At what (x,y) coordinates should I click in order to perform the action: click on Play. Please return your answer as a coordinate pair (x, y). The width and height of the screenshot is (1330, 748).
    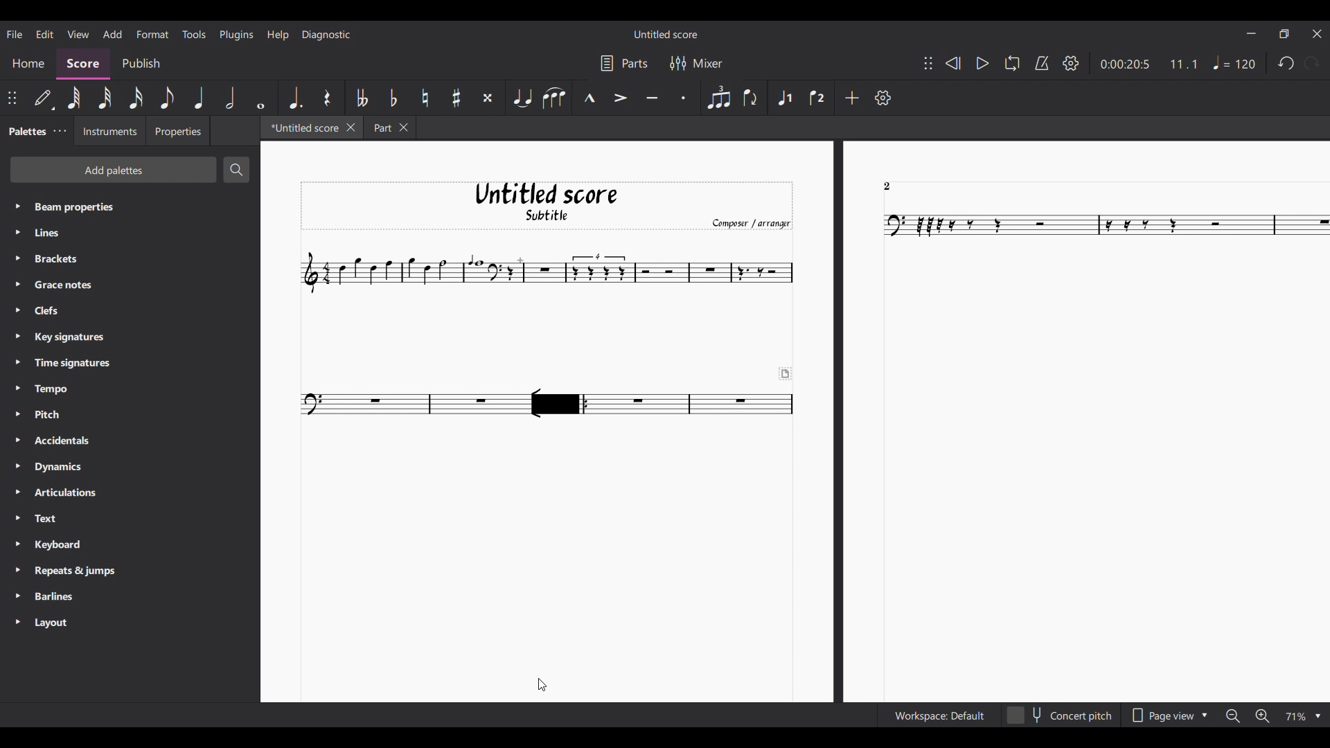
    Looking at the image, I should click on (983, 64).